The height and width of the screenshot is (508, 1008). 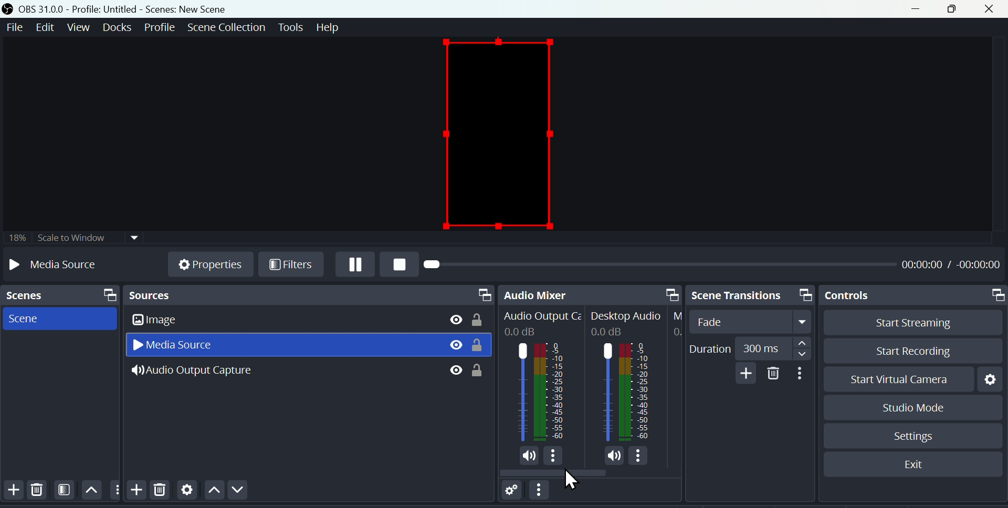 I want to click on Settings, so click(x=512, y=492).